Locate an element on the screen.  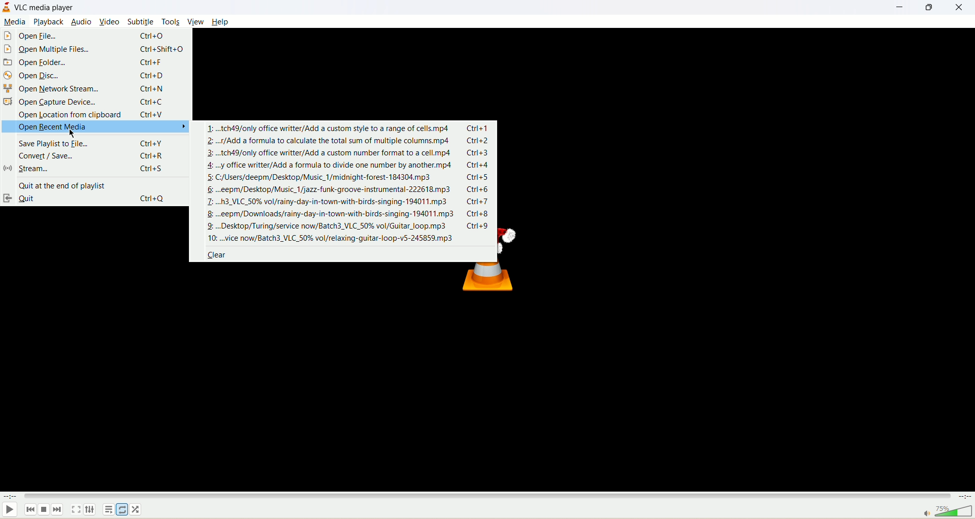
ctrl+6 is located at coordinates (479, 189).